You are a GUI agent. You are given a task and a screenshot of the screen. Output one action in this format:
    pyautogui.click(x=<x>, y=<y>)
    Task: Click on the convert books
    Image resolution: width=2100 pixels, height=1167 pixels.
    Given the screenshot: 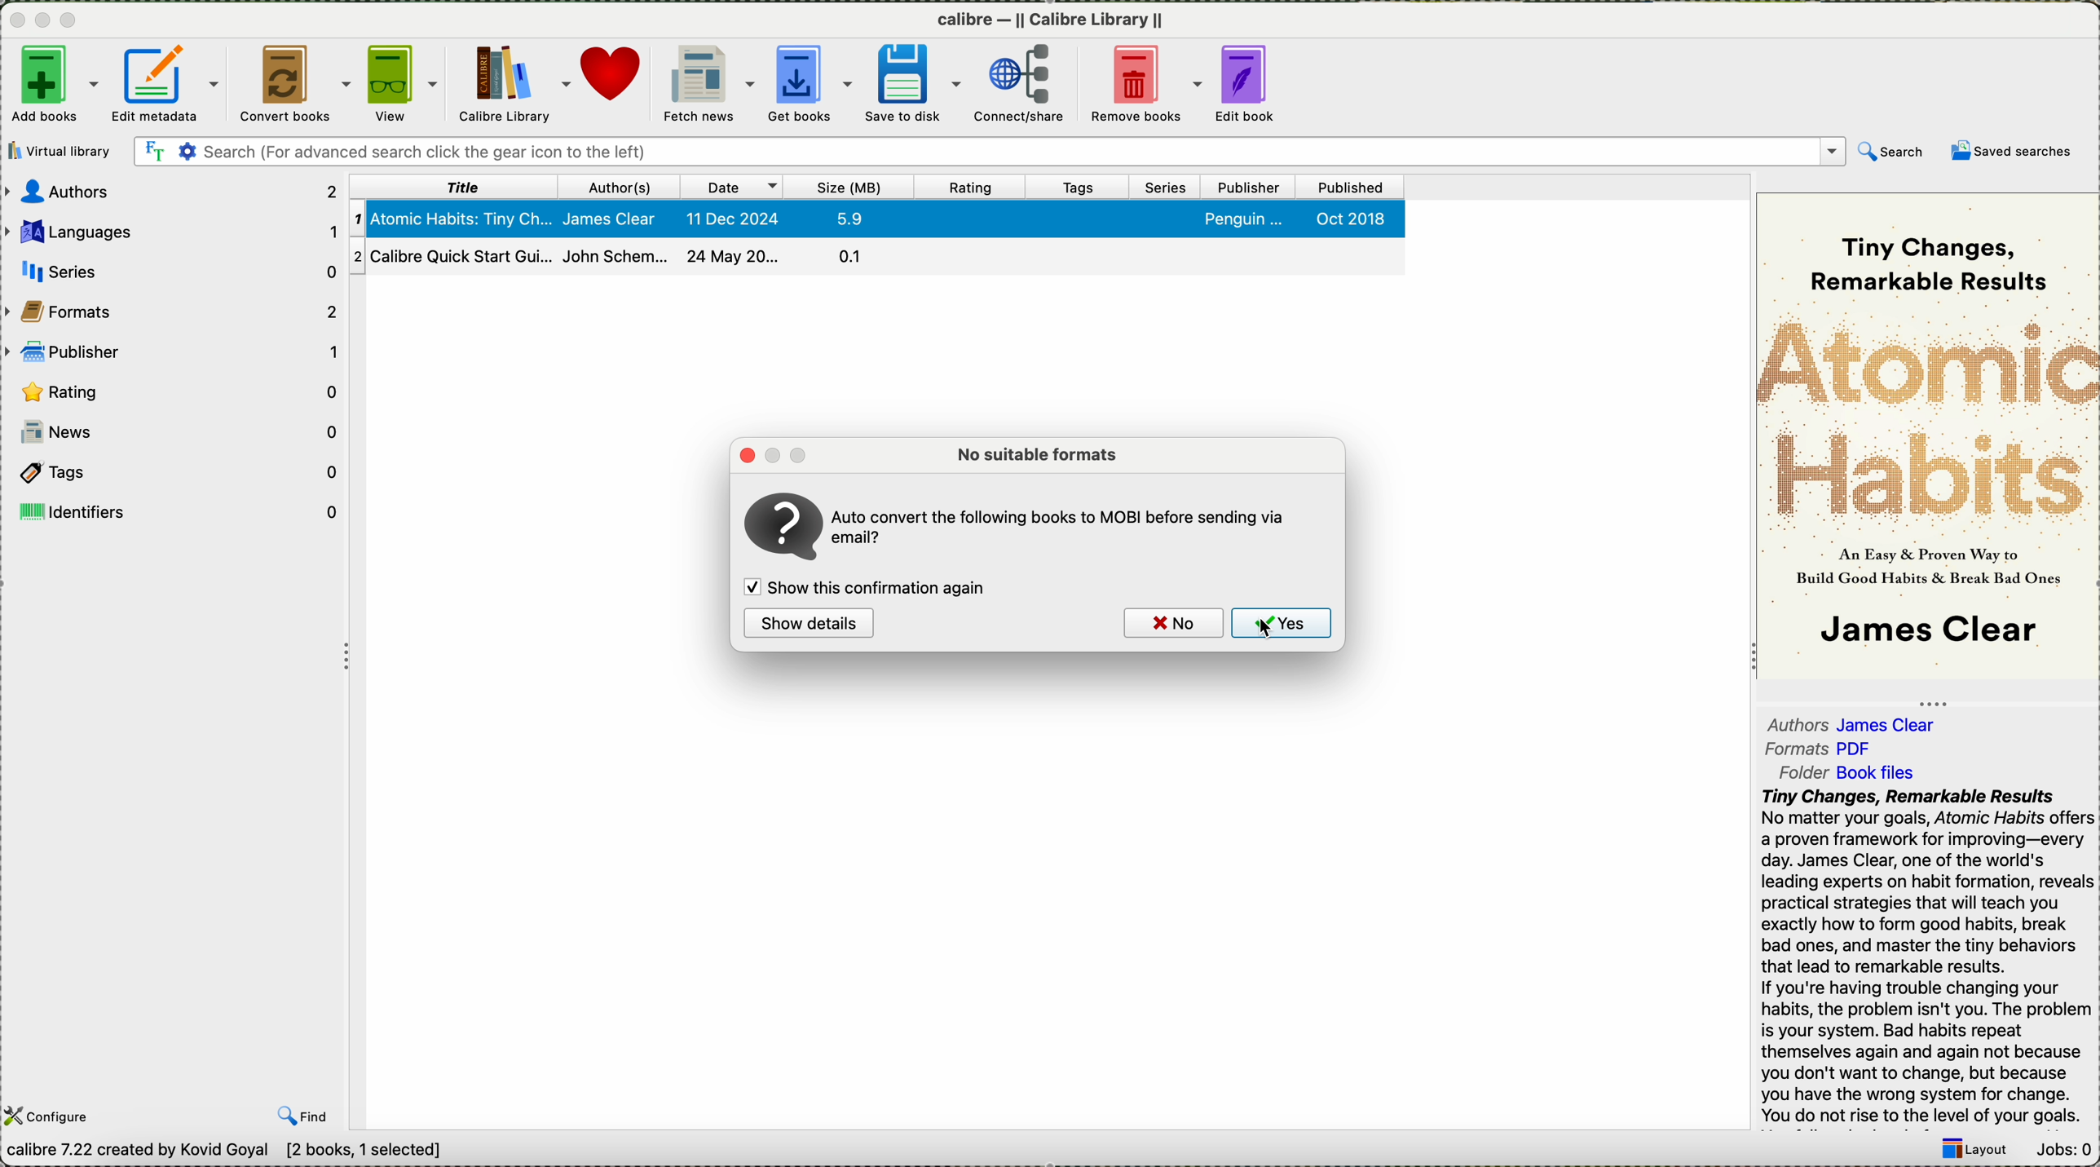 What is the action you would take?
    pyautogui.click(x=298, y=84)
    